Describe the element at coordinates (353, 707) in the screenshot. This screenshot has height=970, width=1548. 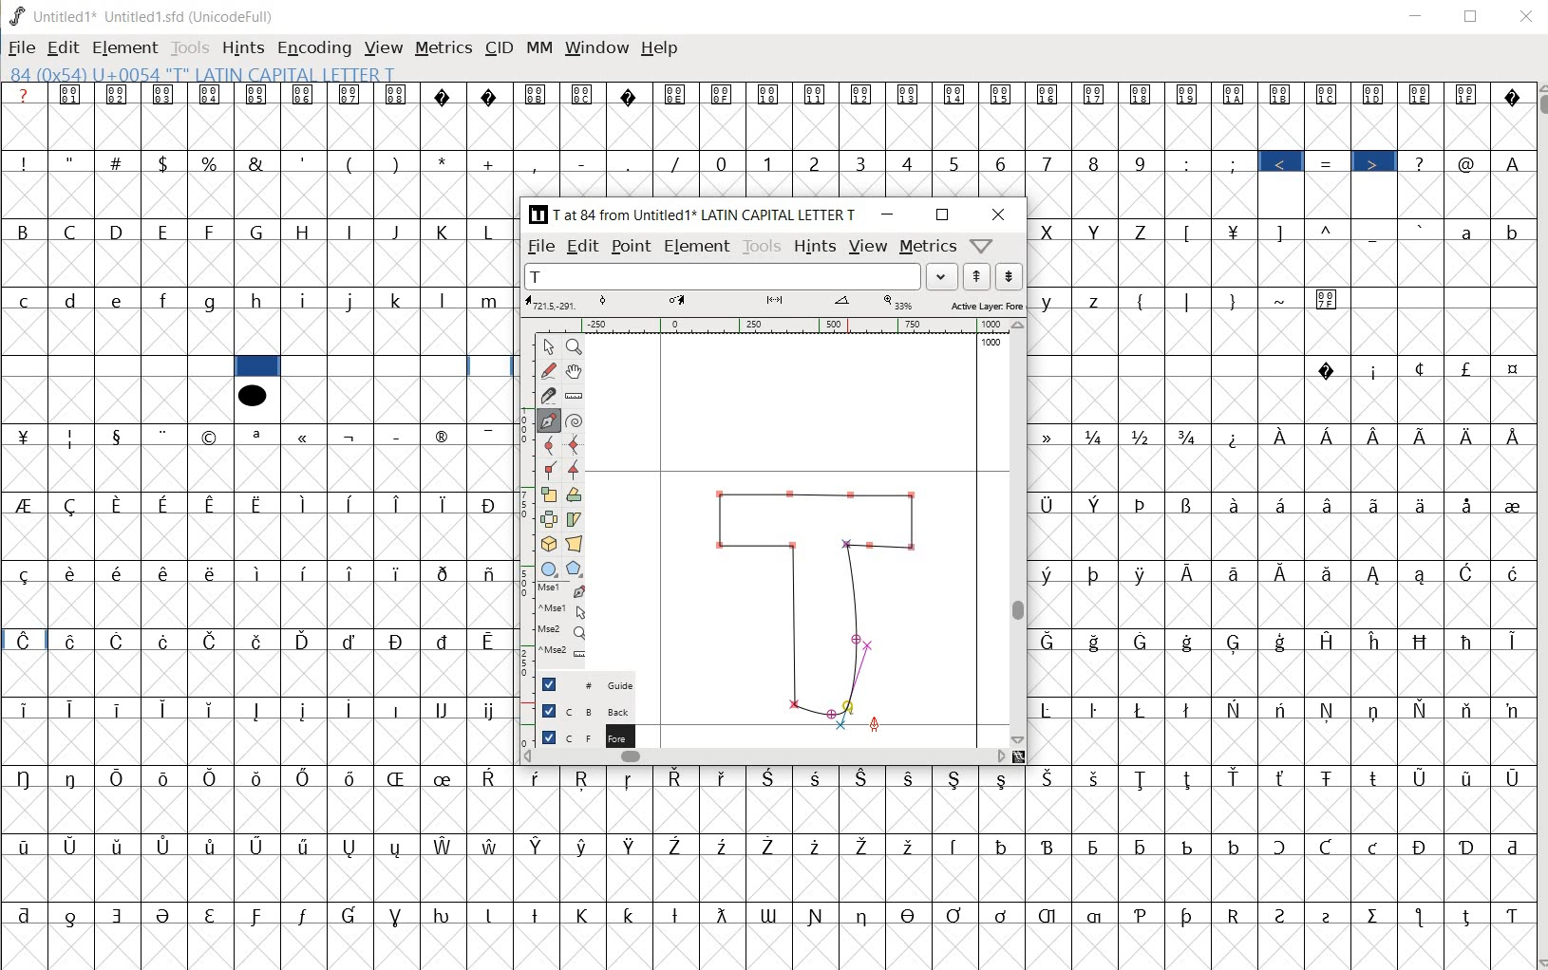
I see `Symbol` at that location.